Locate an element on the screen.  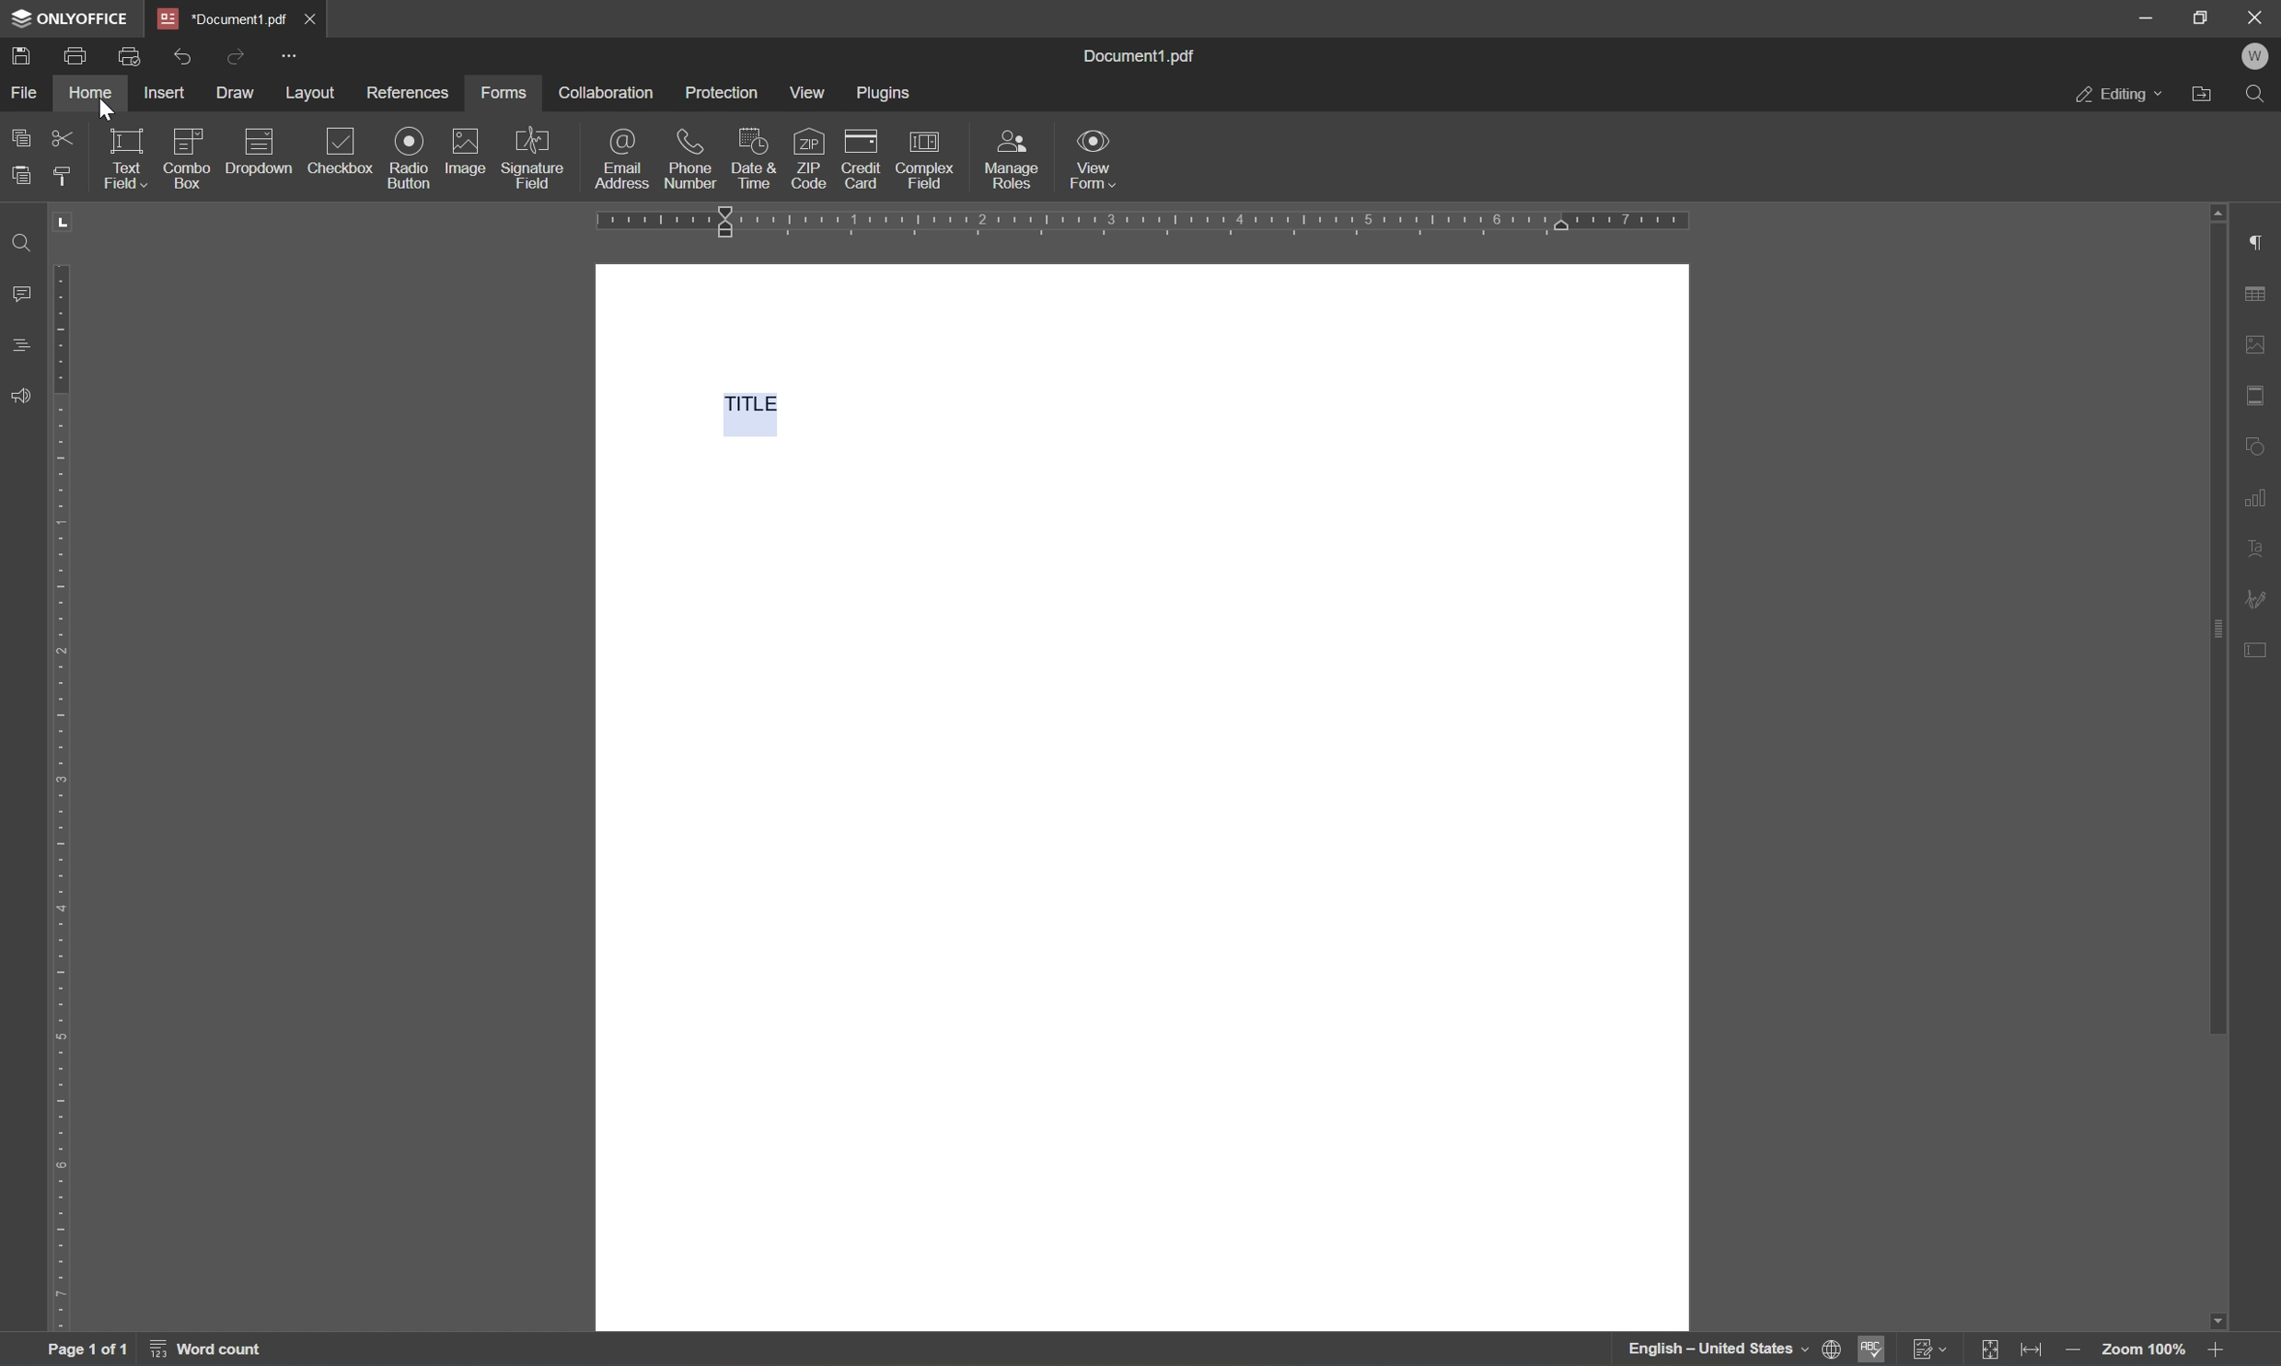
combo box is located at coordinates (190, 156).